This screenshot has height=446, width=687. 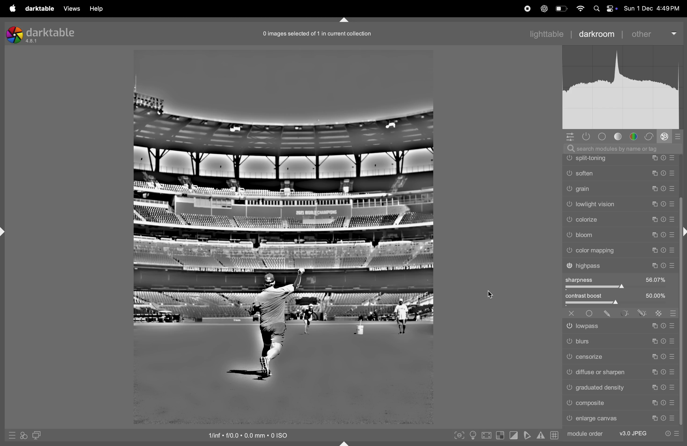 What do you see at coordinates (664, 136) in the screenshot?
I see `effect` at bounding box center [664, 136].